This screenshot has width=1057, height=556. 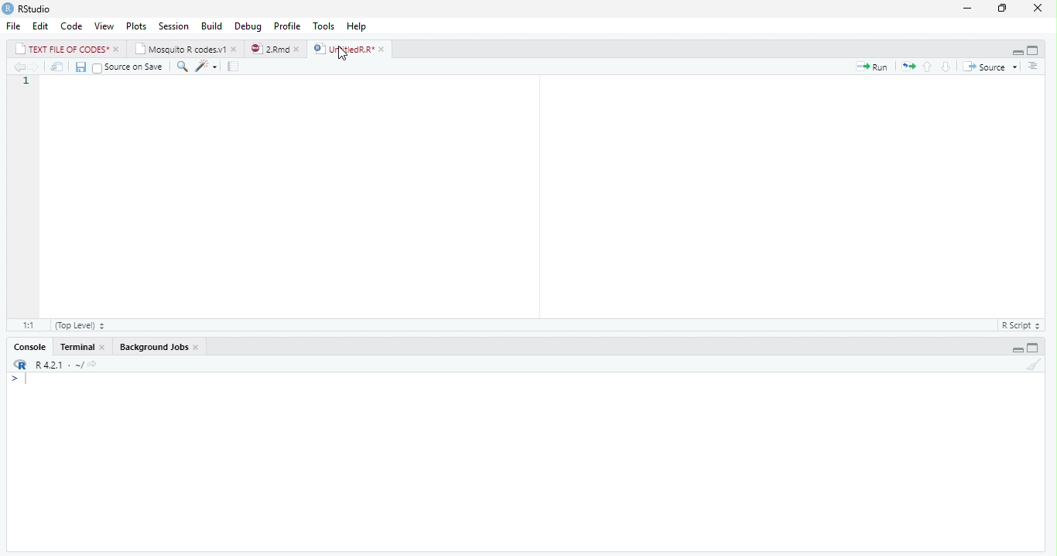 I want to click on Go to previous location, so click(x=18, y=68).